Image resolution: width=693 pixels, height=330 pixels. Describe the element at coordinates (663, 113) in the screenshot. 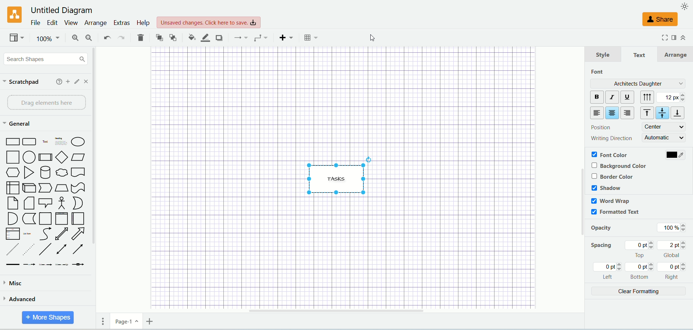

I see `middle` at that location.